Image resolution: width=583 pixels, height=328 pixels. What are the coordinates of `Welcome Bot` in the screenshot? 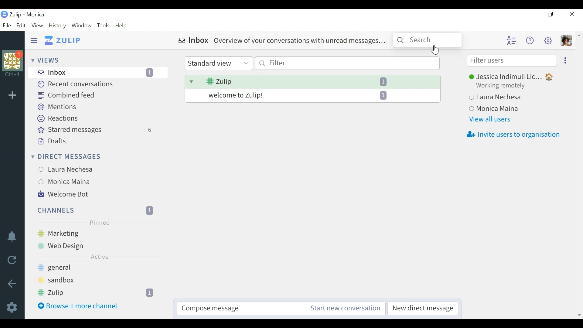 It's located at (64, 194).